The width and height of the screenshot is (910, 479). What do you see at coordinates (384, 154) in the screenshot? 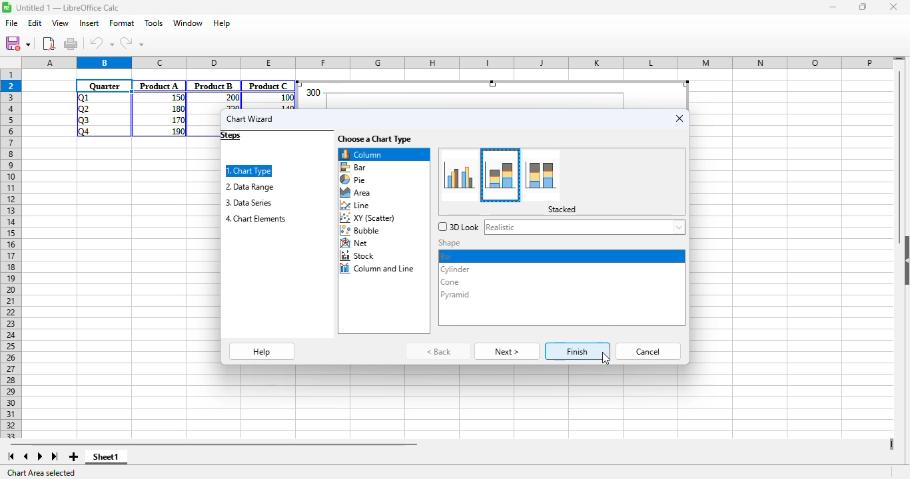
I see `column` at bounding box center [384, 154].